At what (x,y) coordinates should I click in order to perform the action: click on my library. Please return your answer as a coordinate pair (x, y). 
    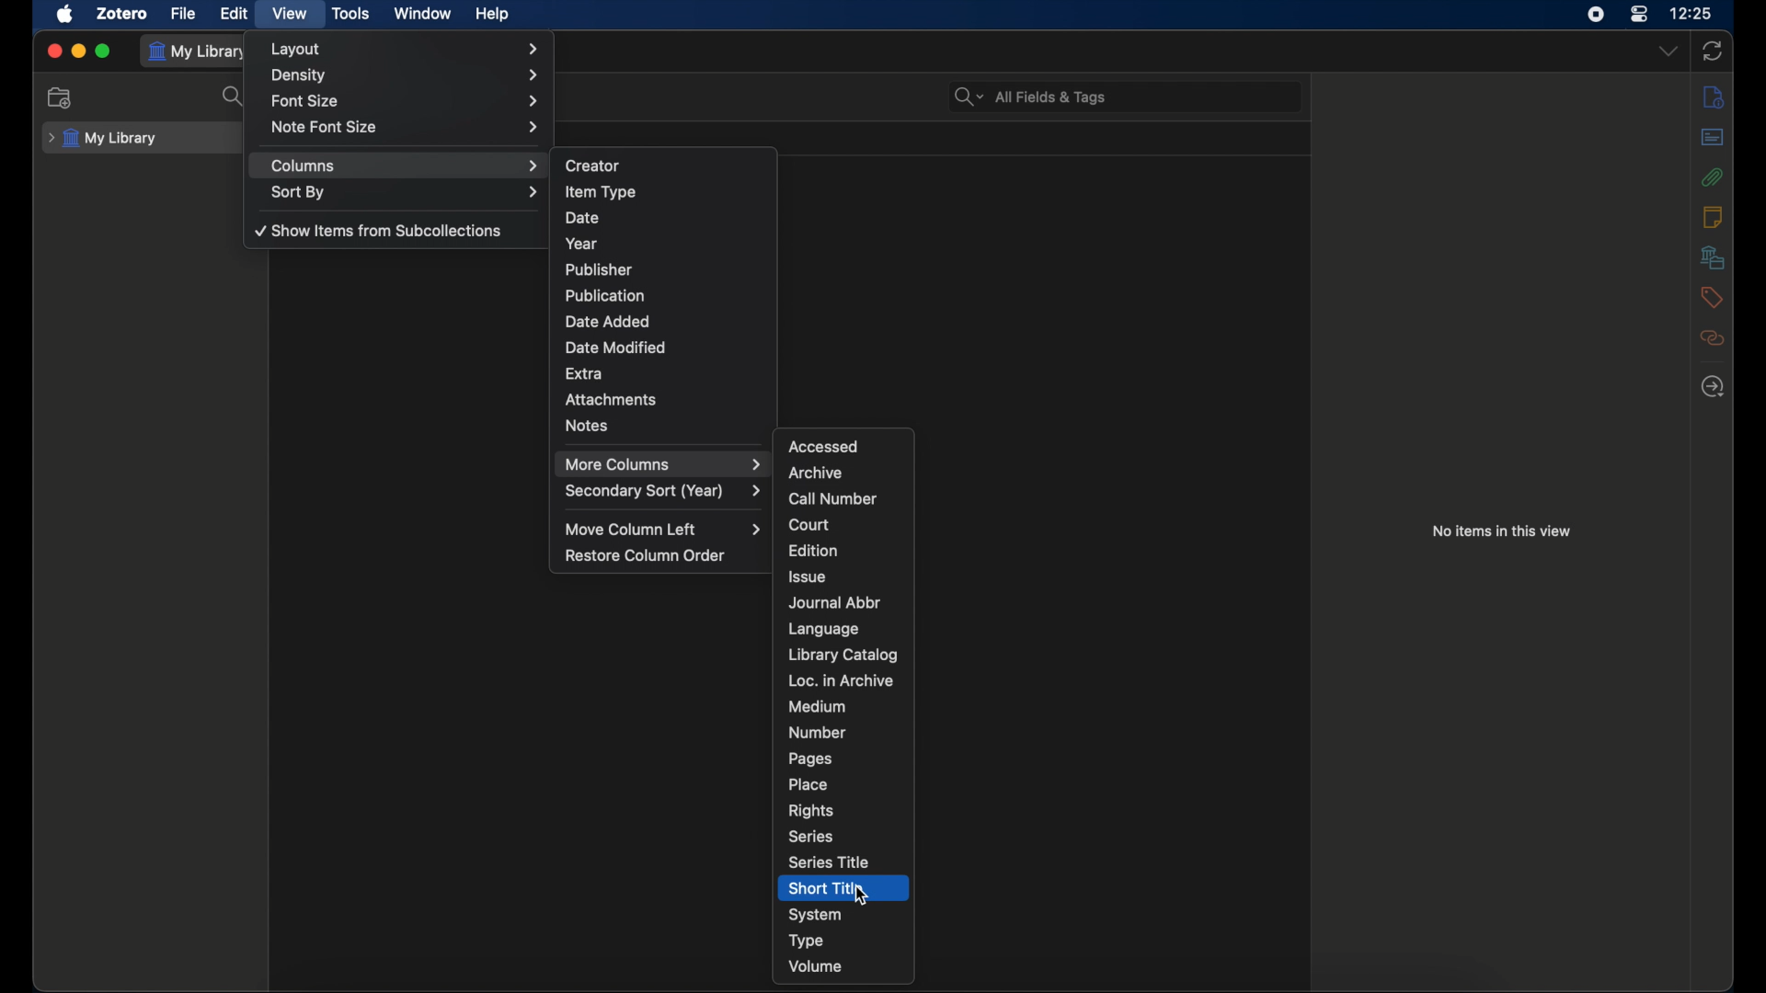
    Looking at the image, I should click on (103, 139).